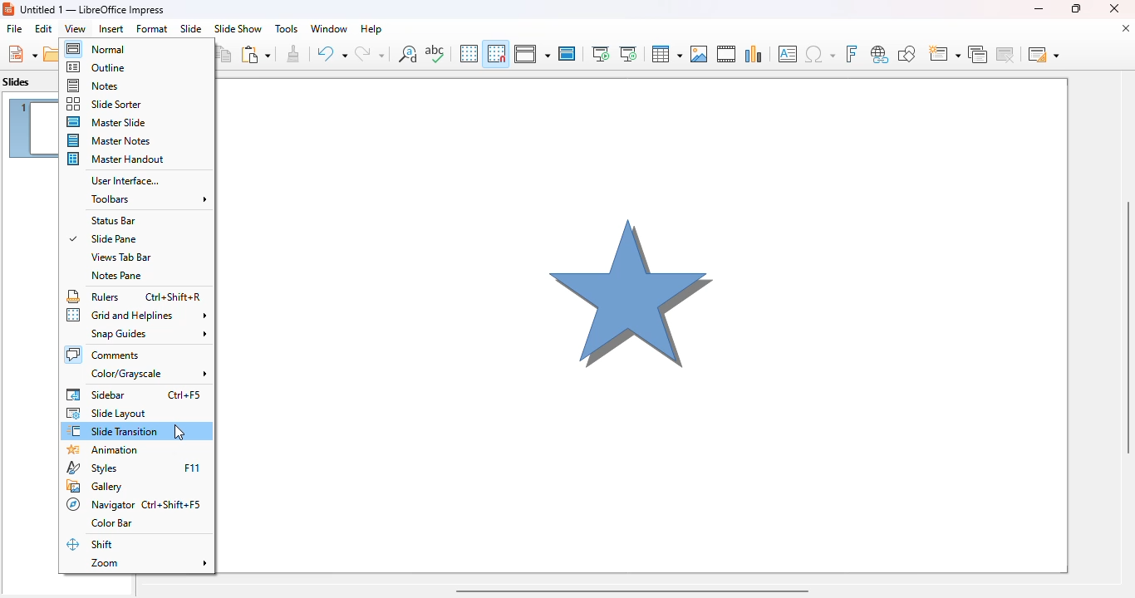 Image resolution: width=1135 pixels, height=598 pixels. What do you see at coordinates (7, 10) in the screenshot?
I see `LibreOffice logo` at bounding box center [7, 10].